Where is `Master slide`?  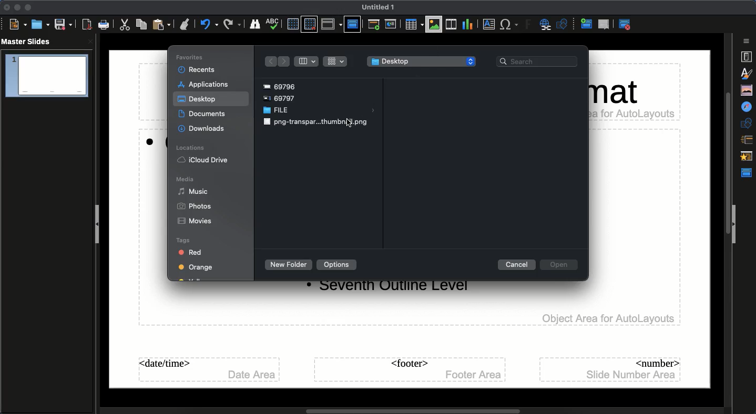
Master slide is located at coordinates (352, 24).